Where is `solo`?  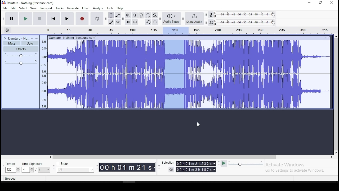
solo is located at coordinates (30, 43).